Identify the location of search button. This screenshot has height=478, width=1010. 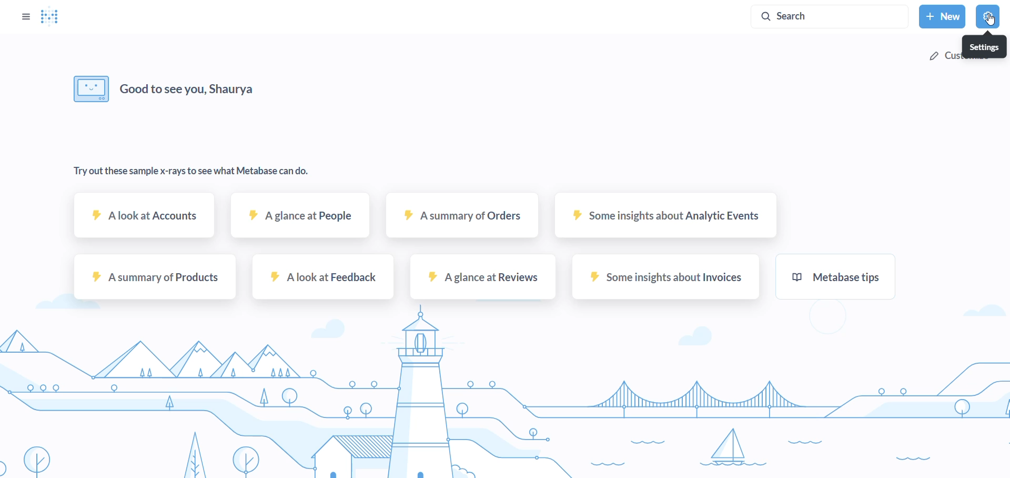
(827, 17).